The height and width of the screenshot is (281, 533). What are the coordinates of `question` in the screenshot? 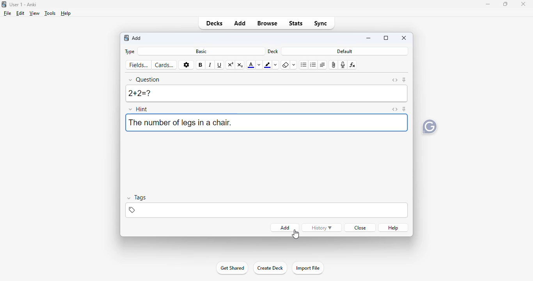 It's located at (144, 80).